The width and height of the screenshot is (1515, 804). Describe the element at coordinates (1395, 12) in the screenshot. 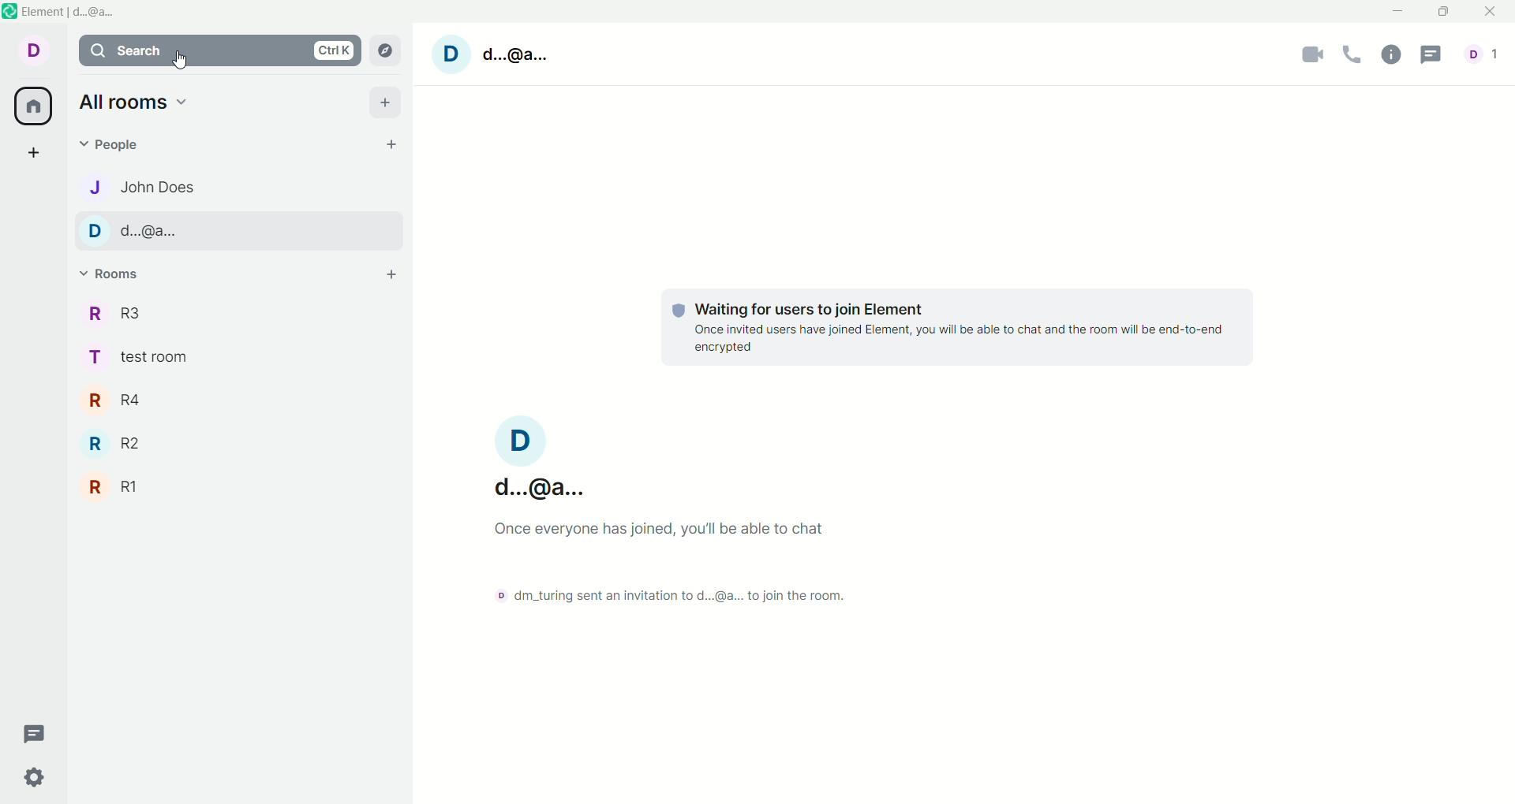

I see `minimize` at that location.